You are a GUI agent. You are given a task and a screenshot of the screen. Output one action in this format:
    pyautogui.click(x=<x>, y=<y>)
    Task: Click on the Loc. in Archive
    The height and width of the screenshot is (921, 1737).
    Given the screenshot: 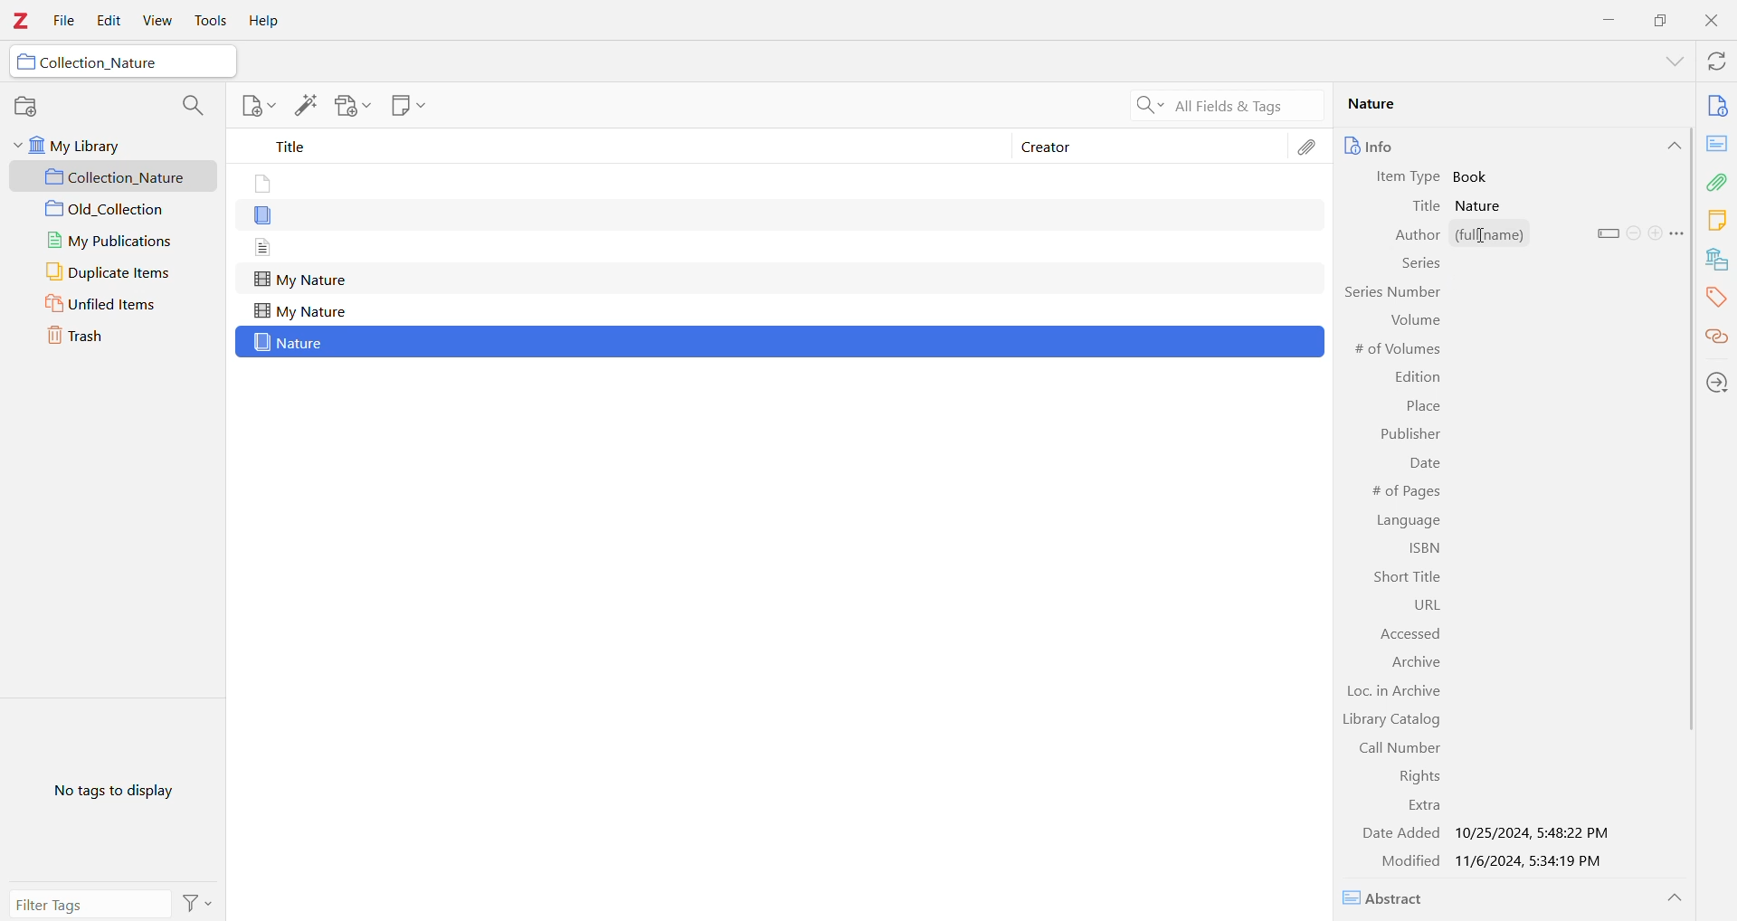 What is the action you would take?
    pyautogui.click(x=1397, y=693)
    